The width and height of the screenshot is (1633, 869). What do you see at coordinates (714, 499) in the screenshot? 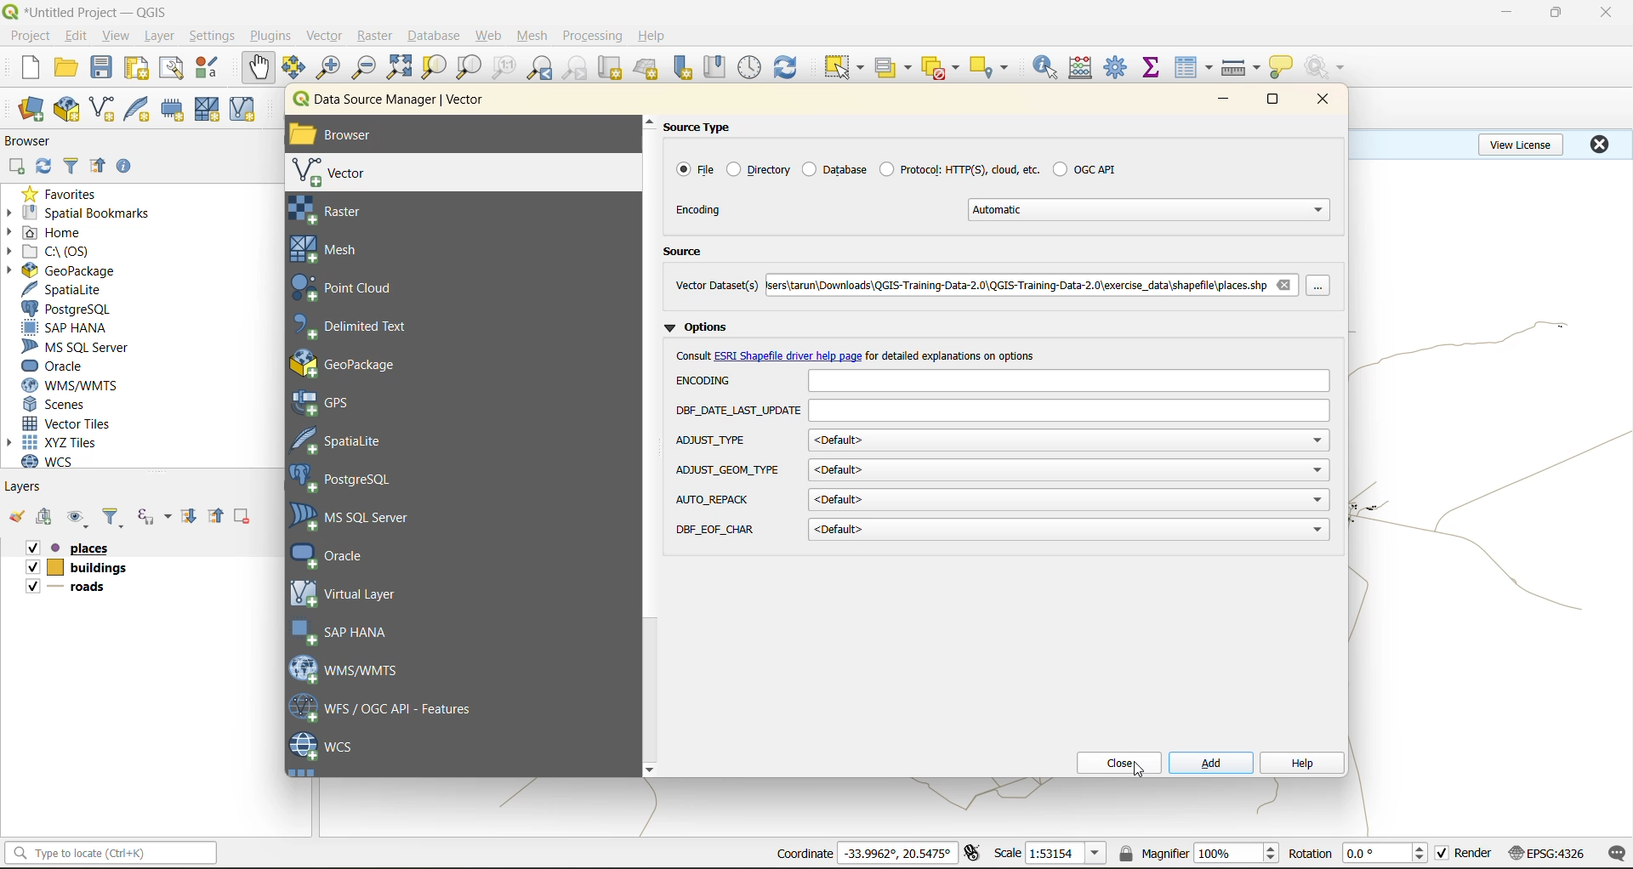
I see `auto repack` at bounding box center [714, 499].